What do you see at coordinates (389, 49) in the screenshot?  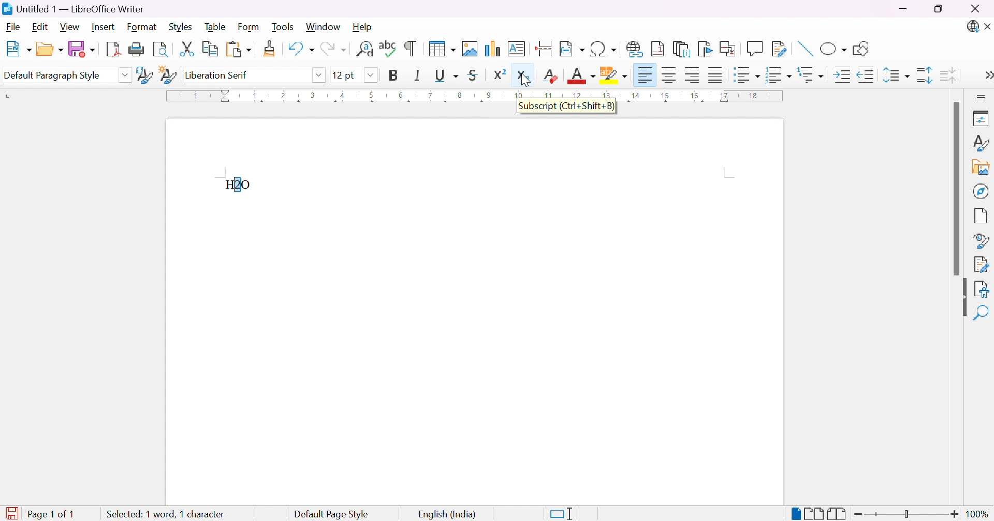 I see `Check spelling` at bounding box center [389, 49].